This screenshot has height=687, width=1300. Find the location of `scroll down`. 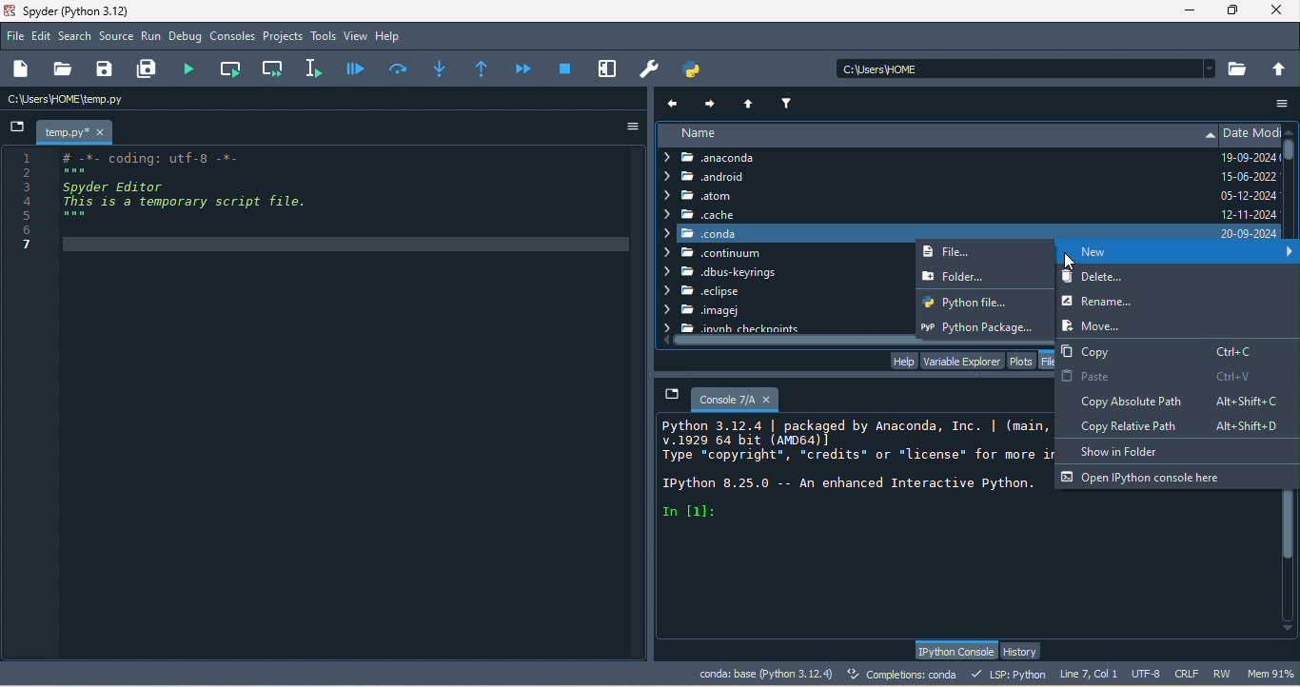

scroll down is located at coordinates (1289, 631).